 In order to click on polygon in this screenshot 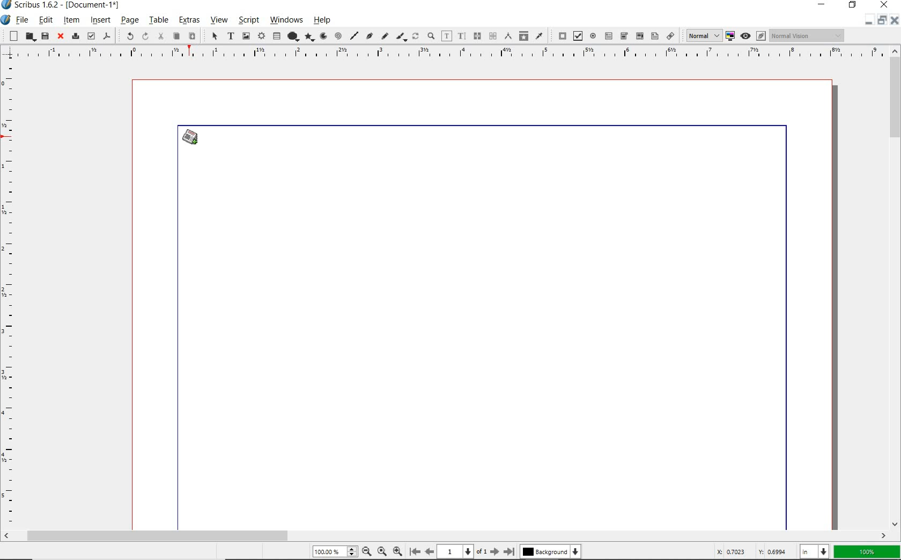, I will do `click(310, 37)`.